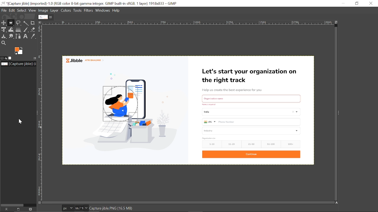 Image resolution: width=378 pixels, height=212 pixels. What do you see at coordinates (31, 209) in the screenshot?
I see `Delete this image` at bounding box center [31, 209].